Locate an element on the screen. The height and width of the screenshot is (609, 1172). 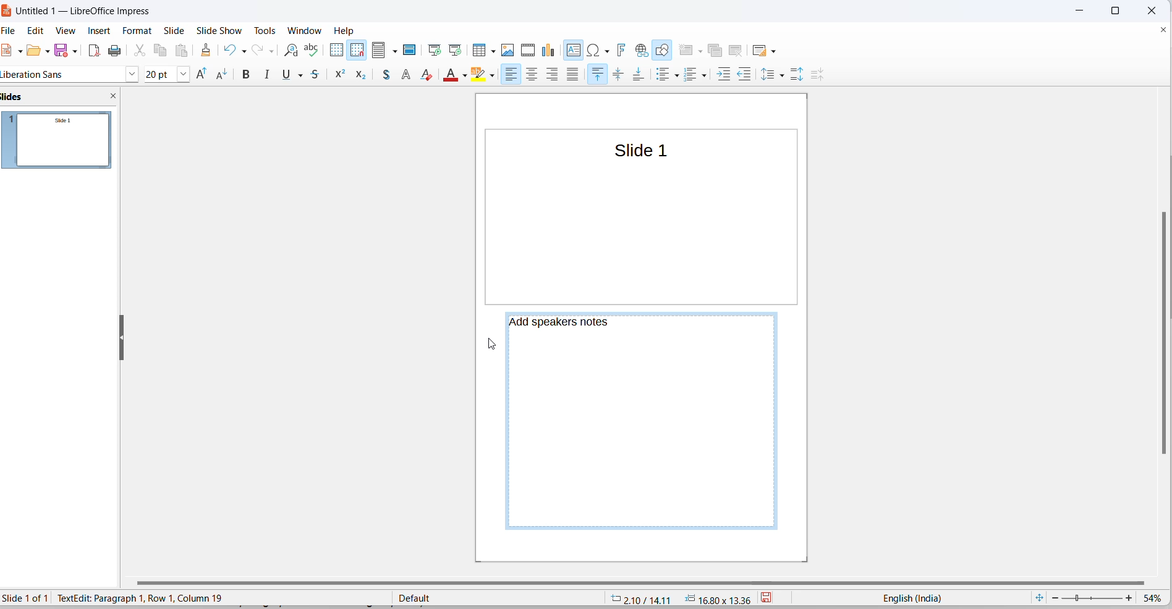
close is located at coordinates (1078, 10).